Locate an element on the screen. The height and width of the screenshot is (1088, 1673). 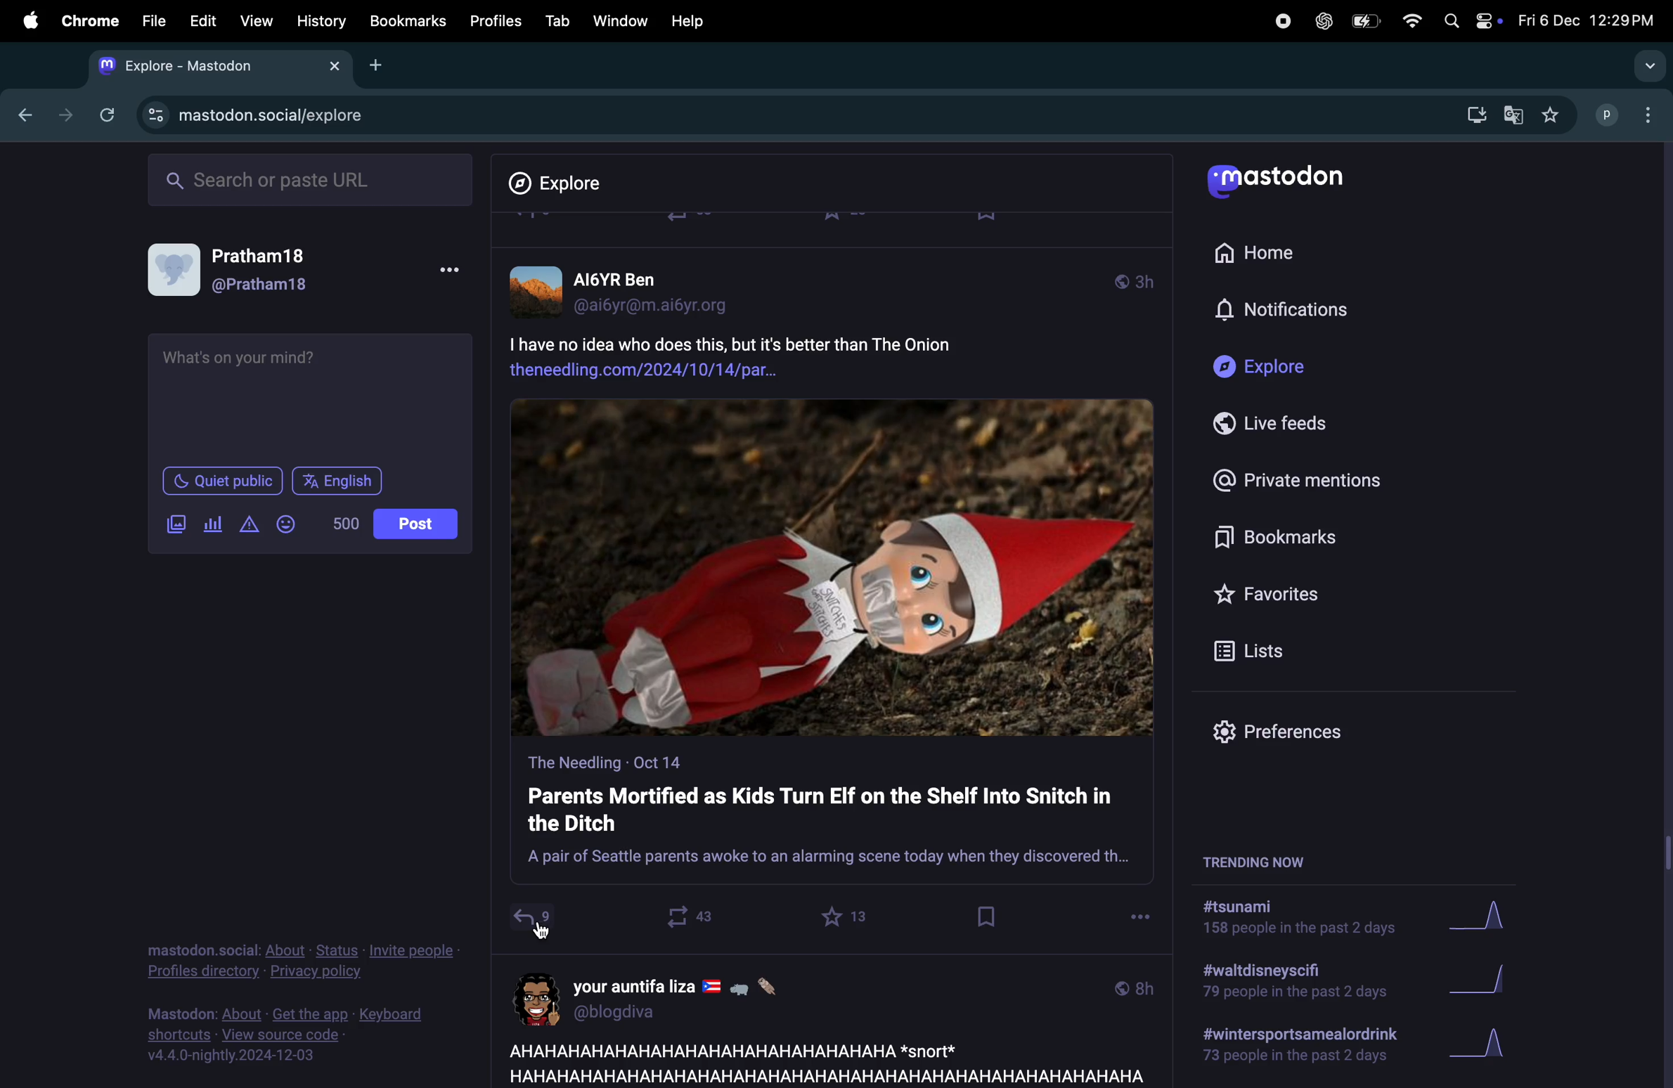
privacy policy is located at coordinates (302, 964).